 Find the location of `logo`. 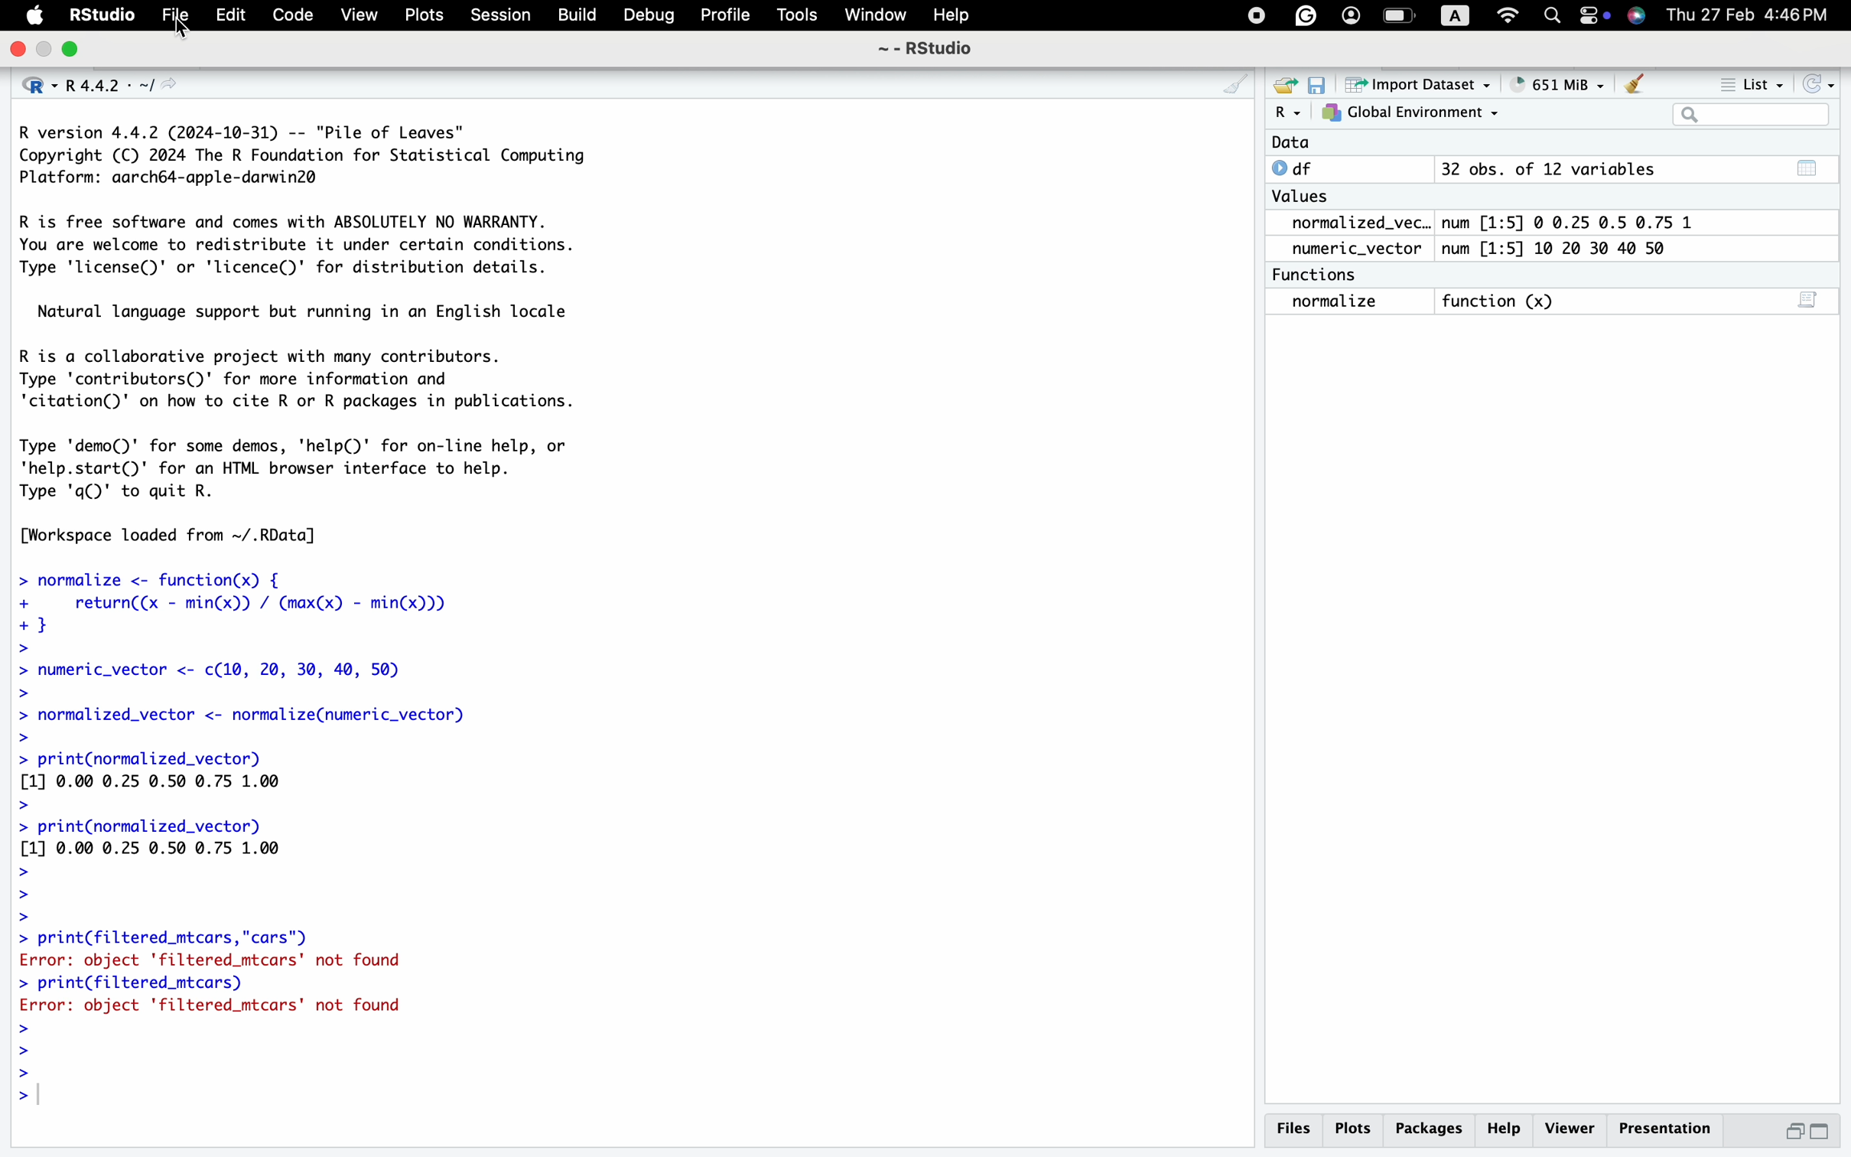

logo is located at coordinates (34, 16).